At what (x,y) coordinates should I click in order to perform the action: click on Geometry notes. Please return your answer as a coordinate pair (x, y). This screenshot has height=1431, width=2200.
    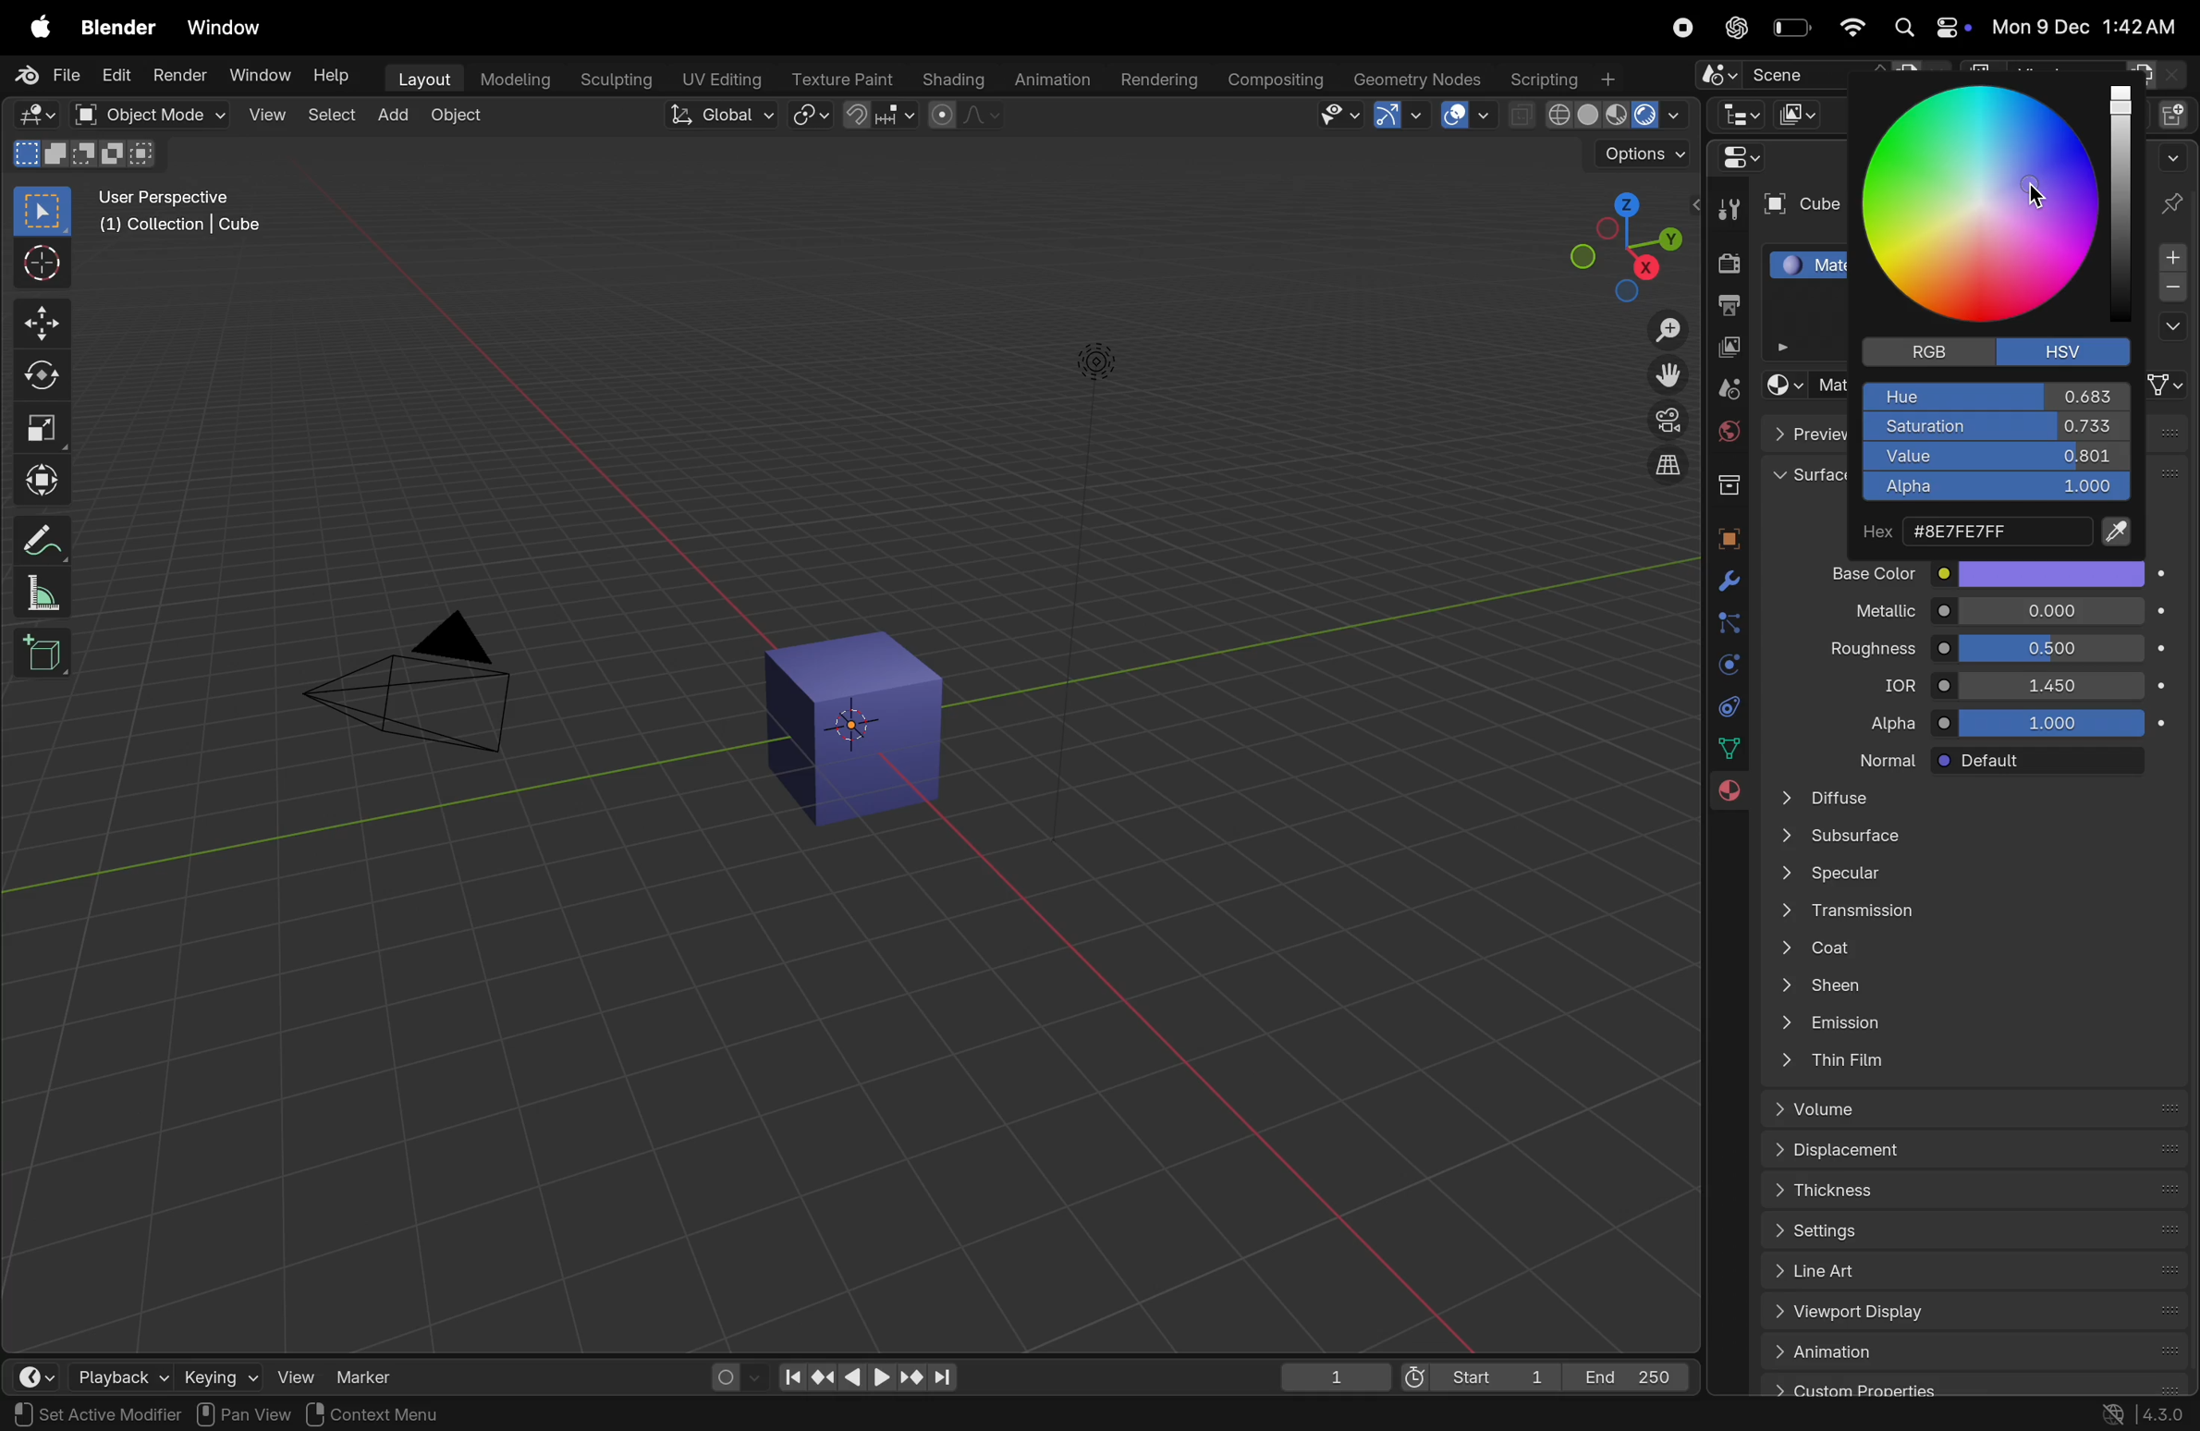
    Looking at the image, I should click on (1418, 78).